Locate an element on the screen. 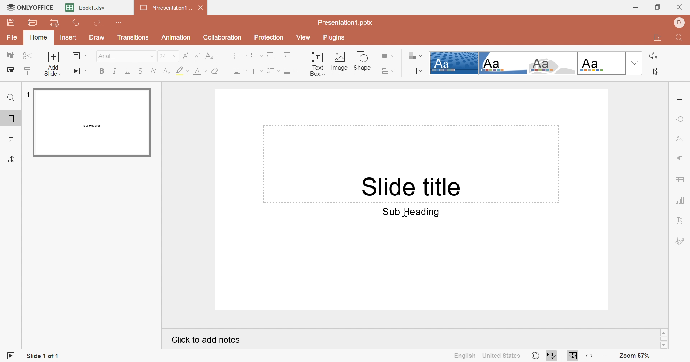 The image size is (690, 362). Numbering is located at coordinates (256, 55).